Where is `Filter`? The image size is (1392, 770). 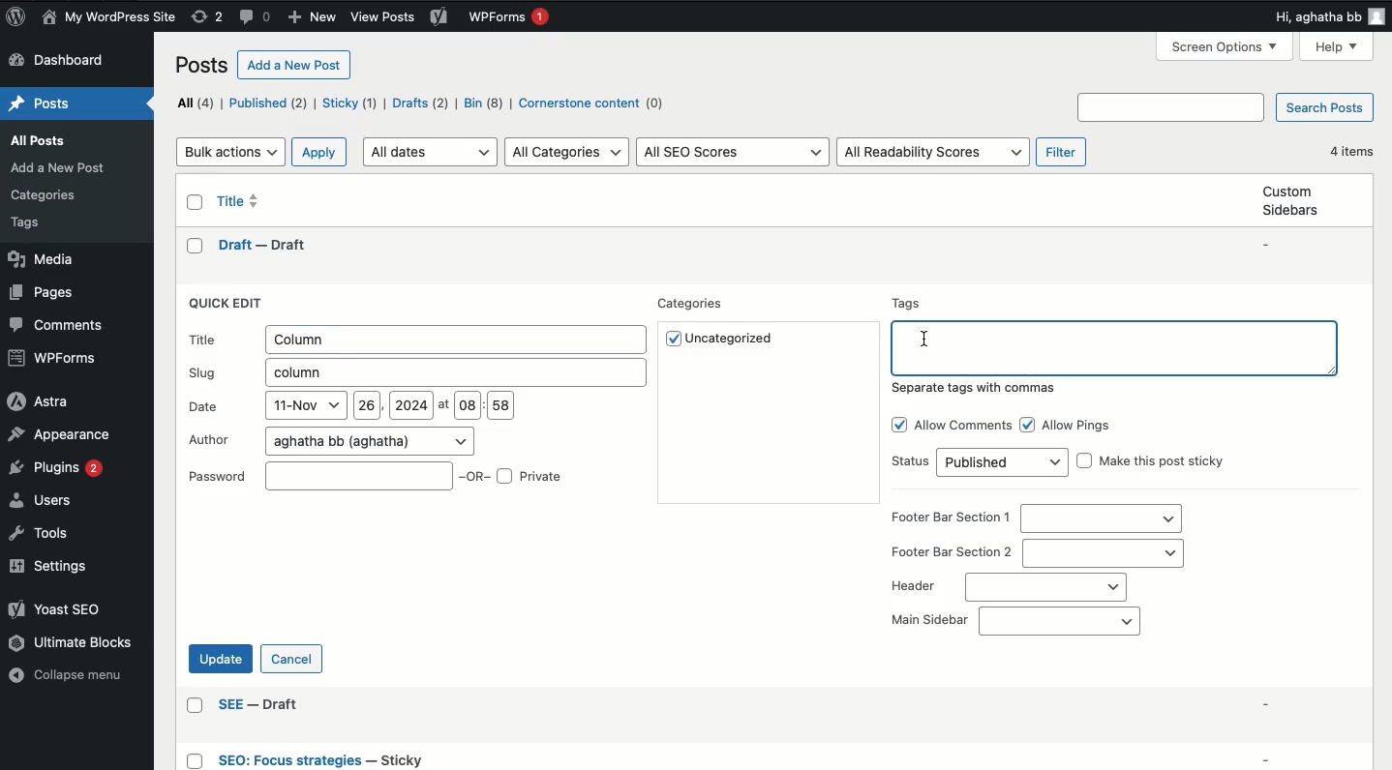 Filter is located at coordinates (1064, 151).